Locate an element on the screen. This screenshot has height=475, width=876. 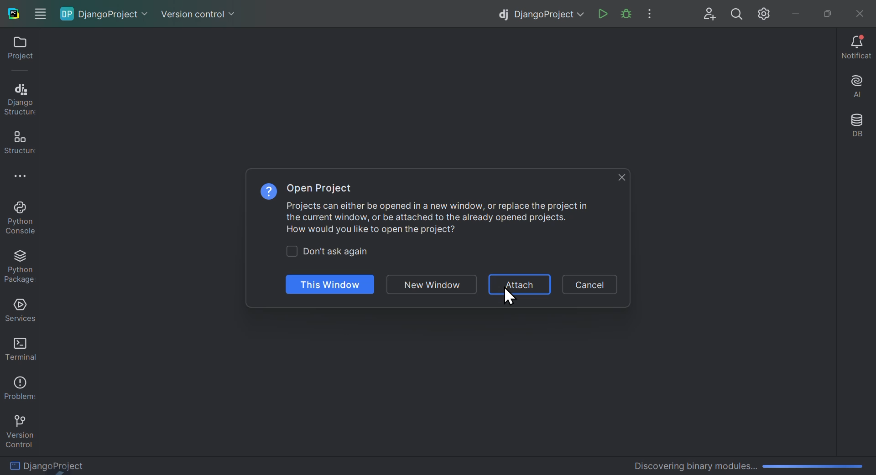
Version control is located at coordinates (199, 11).